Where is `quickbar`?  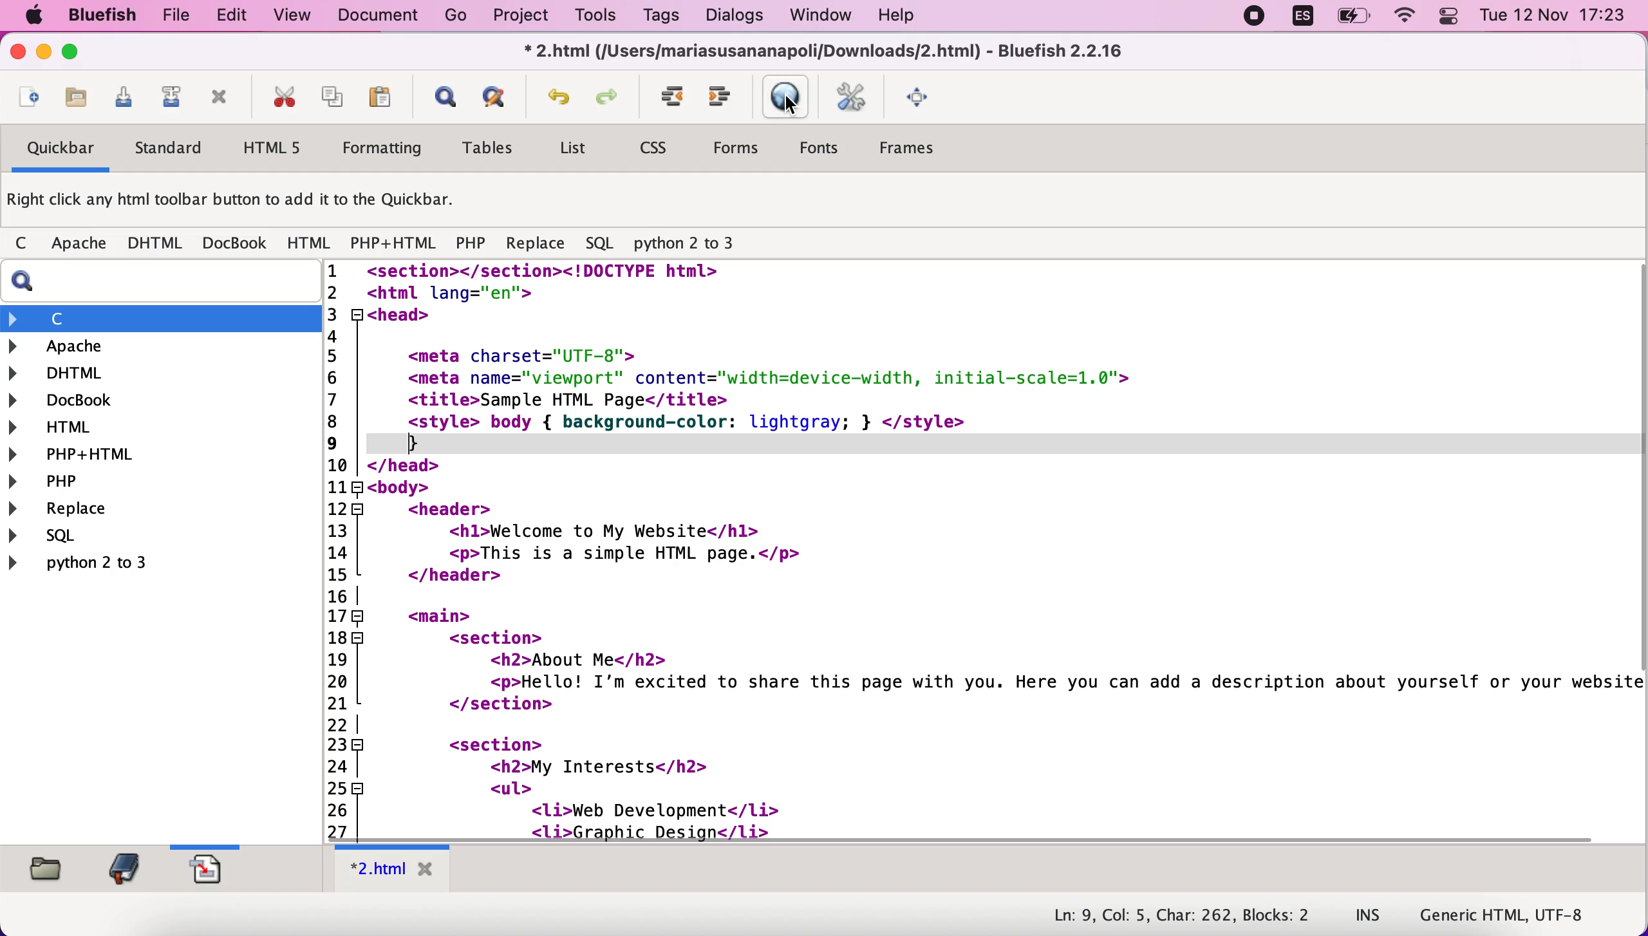
quickbar is located at coordinates (61, 149).